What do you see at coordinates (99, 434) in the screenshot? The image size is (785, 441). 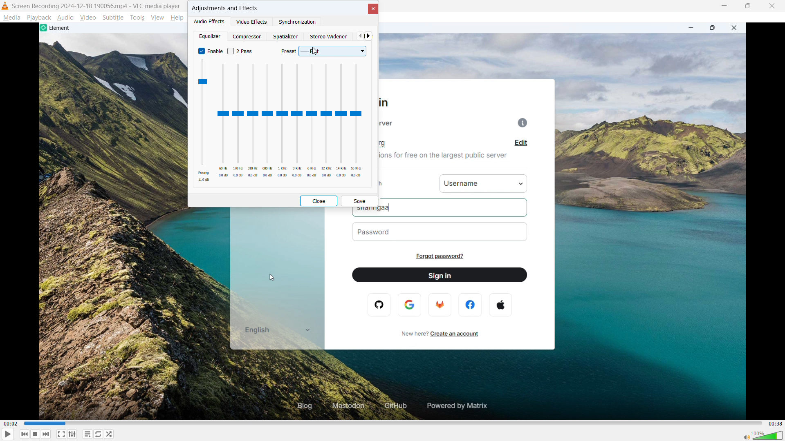 I see `Toggle between loop all, one loop and no loop` at bounding box center [99, 434].